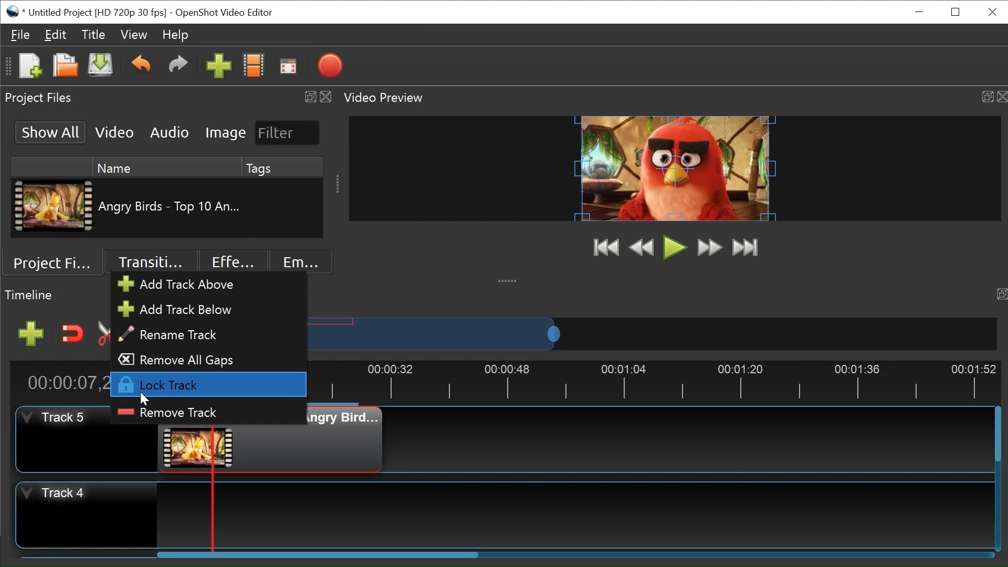  What do you see at coordinates (22, 35) in the screenshot?
I see `File` at bounding box center [22, 35].